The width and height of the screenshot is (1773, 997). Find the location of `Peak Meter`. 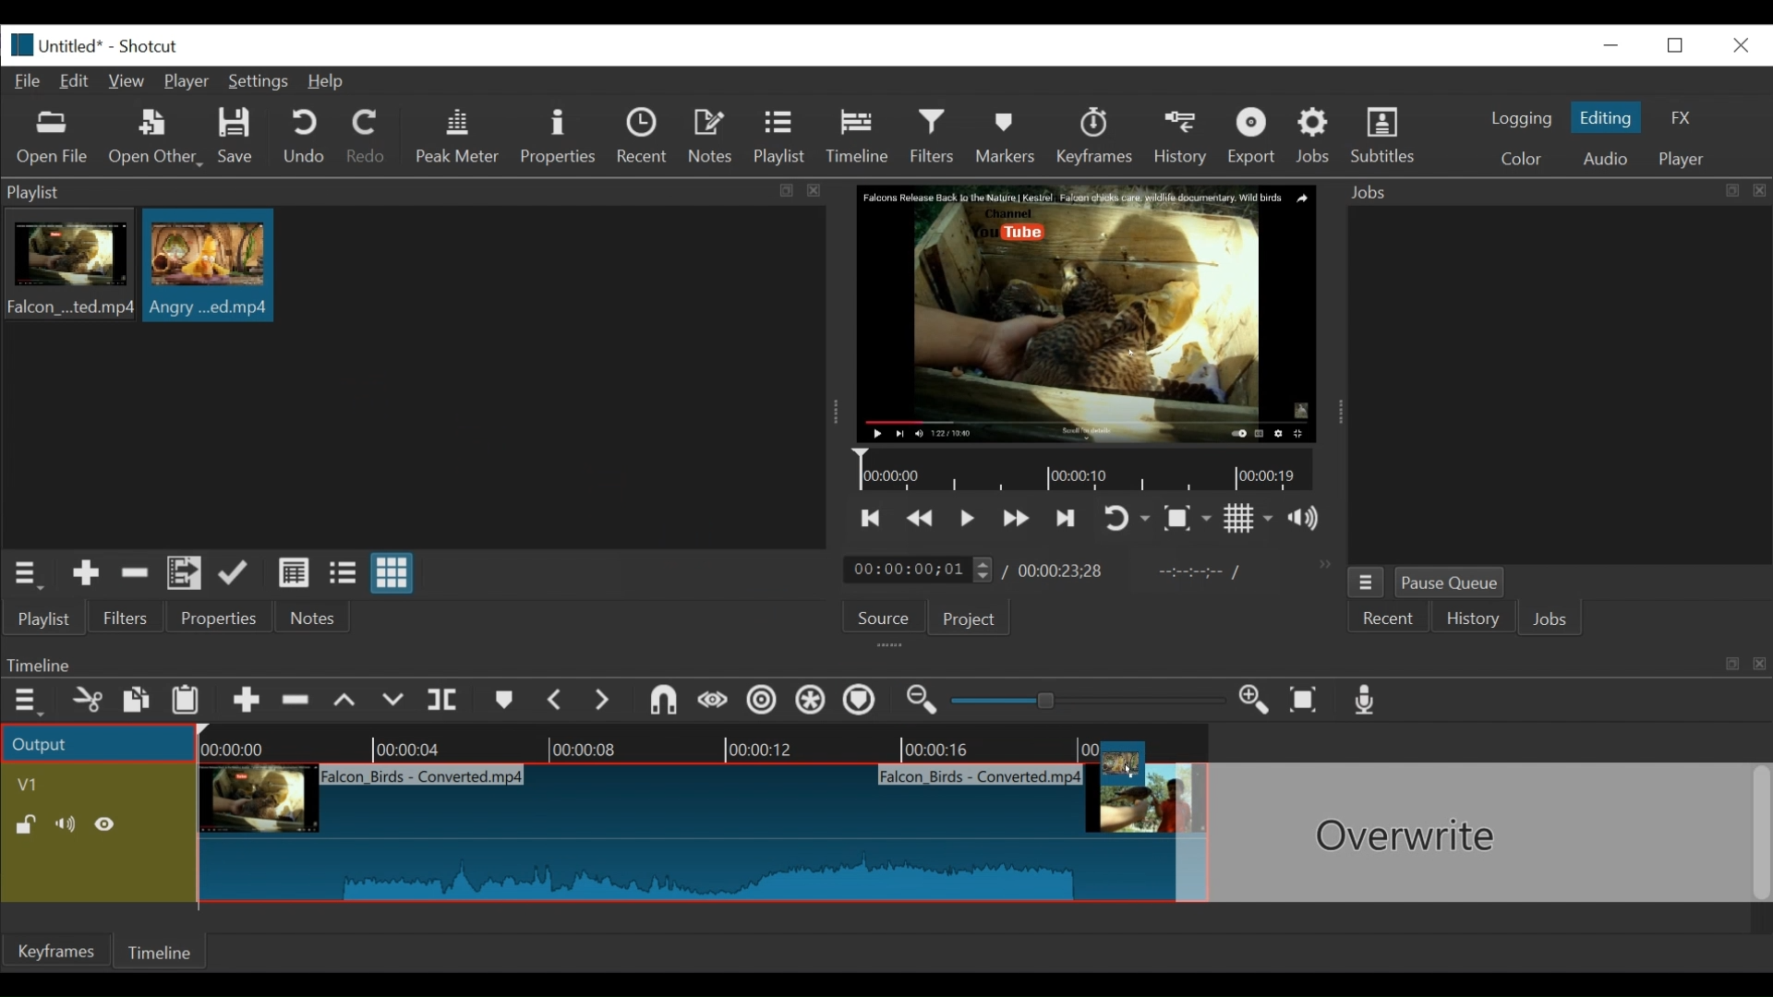

Peak Meter is located at coordinates (461, 137).